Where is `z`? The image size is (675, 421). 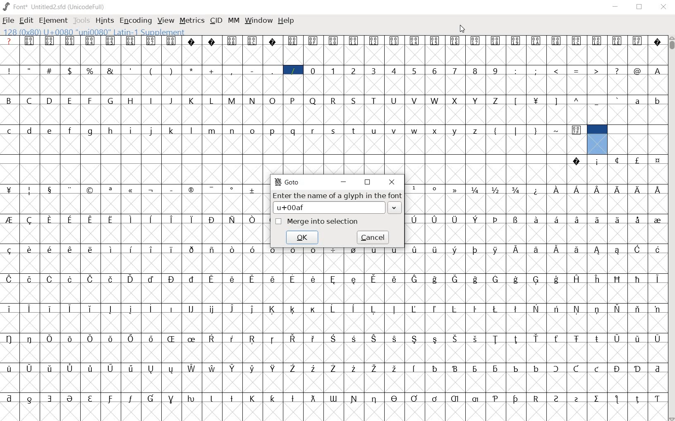 z is located at coordinates (476, 130).